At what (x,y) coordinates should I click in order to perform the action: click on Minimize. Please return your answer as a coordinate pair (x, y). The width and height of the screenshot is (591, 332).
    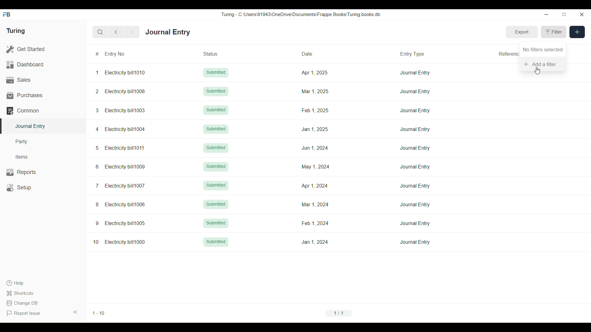
    Looking at the image, I should click on (547, 14).